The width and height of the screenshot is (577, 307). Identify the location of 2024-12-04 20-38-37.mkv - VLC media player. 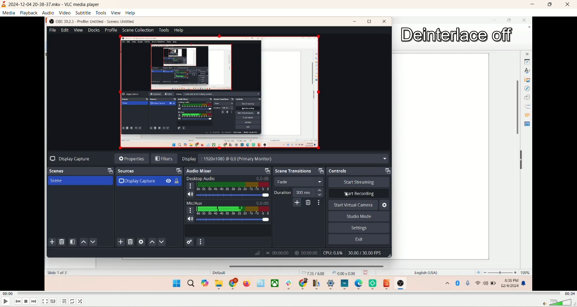
(56, 5).